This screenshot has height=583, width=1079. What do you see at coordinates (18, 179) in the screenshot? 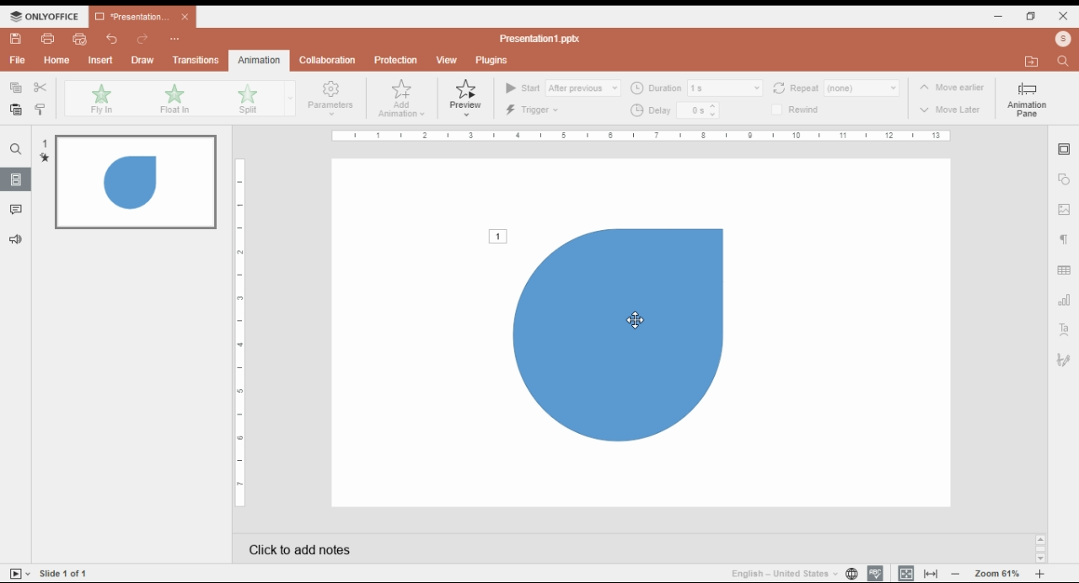
I see `slides` at bounding box center [18, 179].